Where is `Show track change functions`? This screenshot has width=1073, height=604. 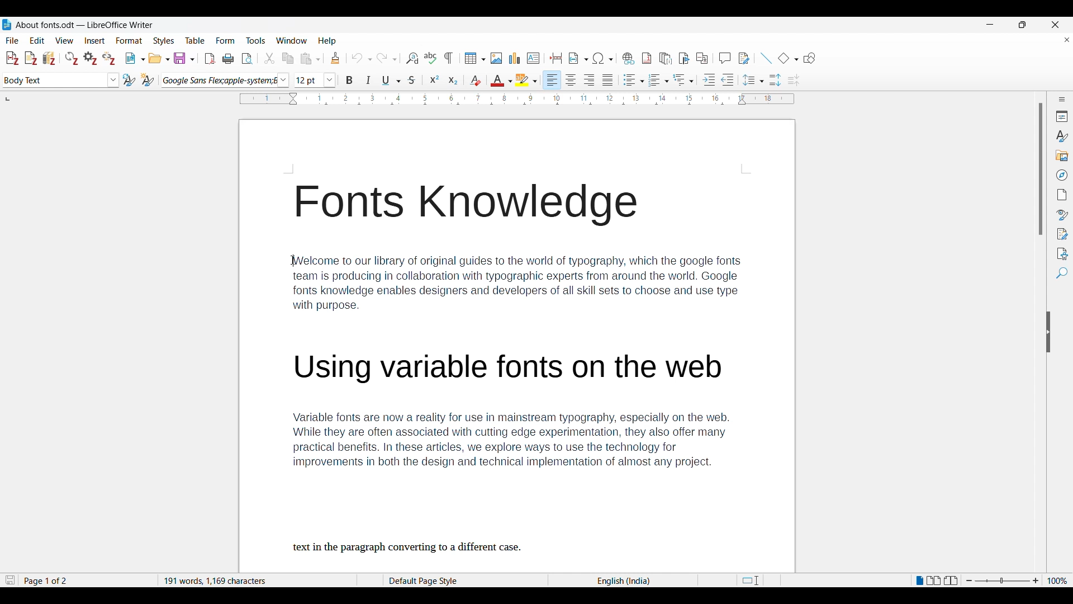 Show track change functions is located at coordinates (744, 59).